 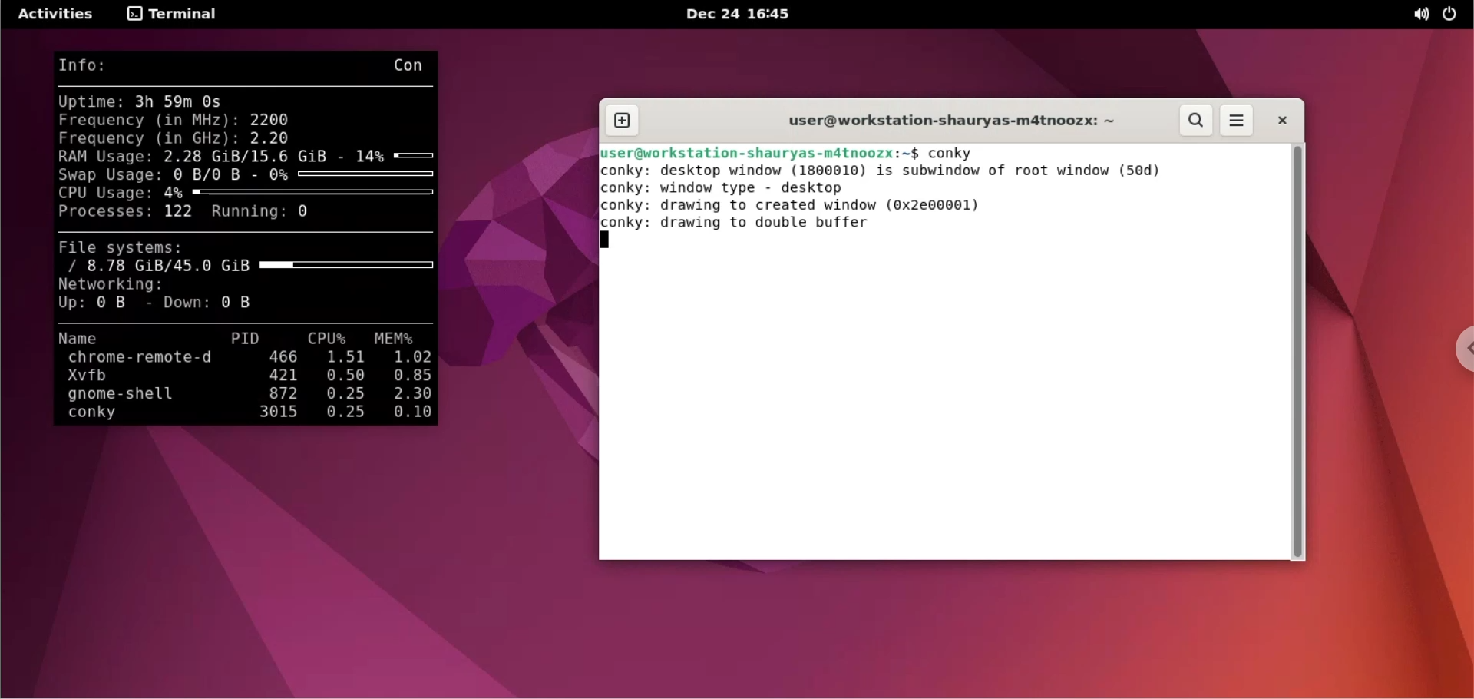 What do you see at coordinates (180, 216) in the screenshot?
I see `122` at bounding box center [180, 216].